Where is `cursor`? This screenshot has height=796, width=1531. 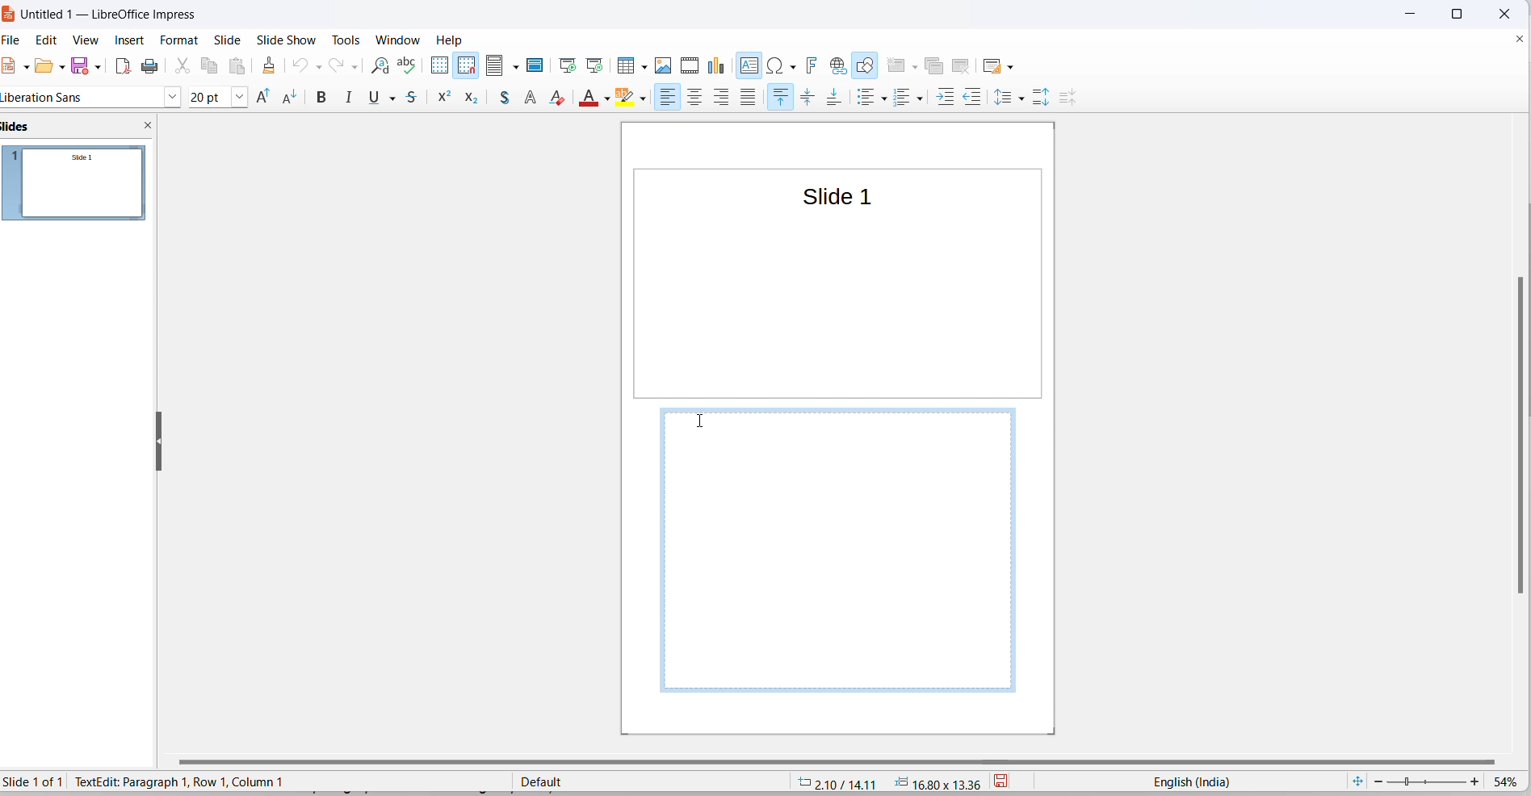
cursor is located at coordinates (701, 421).